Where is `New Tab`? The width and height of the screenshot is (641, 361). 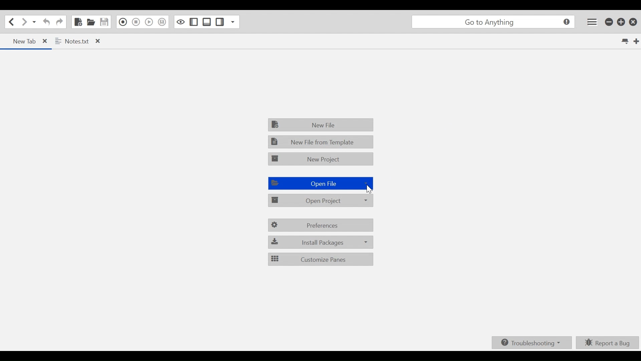 New Tab is located at coordinates (636, 41).